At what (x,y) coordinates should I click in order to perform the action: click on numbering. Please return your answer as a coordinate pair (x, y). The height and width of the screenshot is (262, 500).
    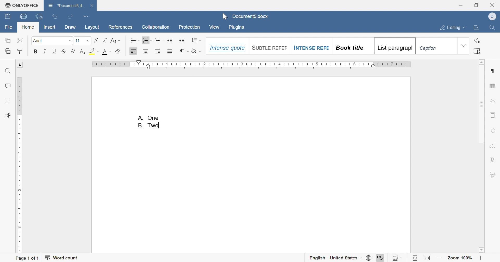
    Looking at the image, I should click on (174, 52).